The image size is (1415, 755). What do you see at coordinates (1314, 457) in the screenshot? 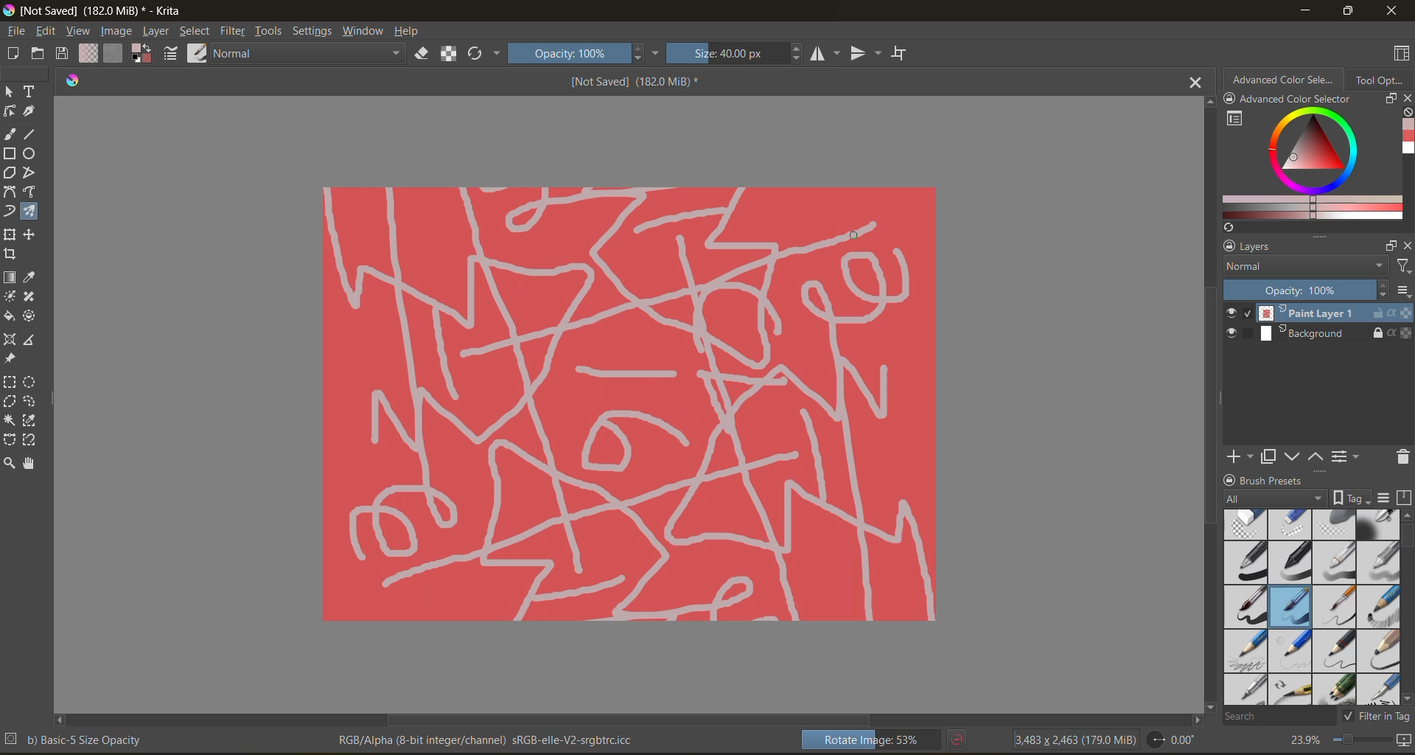
I see `mask up` at bounding box center [1314, 457].